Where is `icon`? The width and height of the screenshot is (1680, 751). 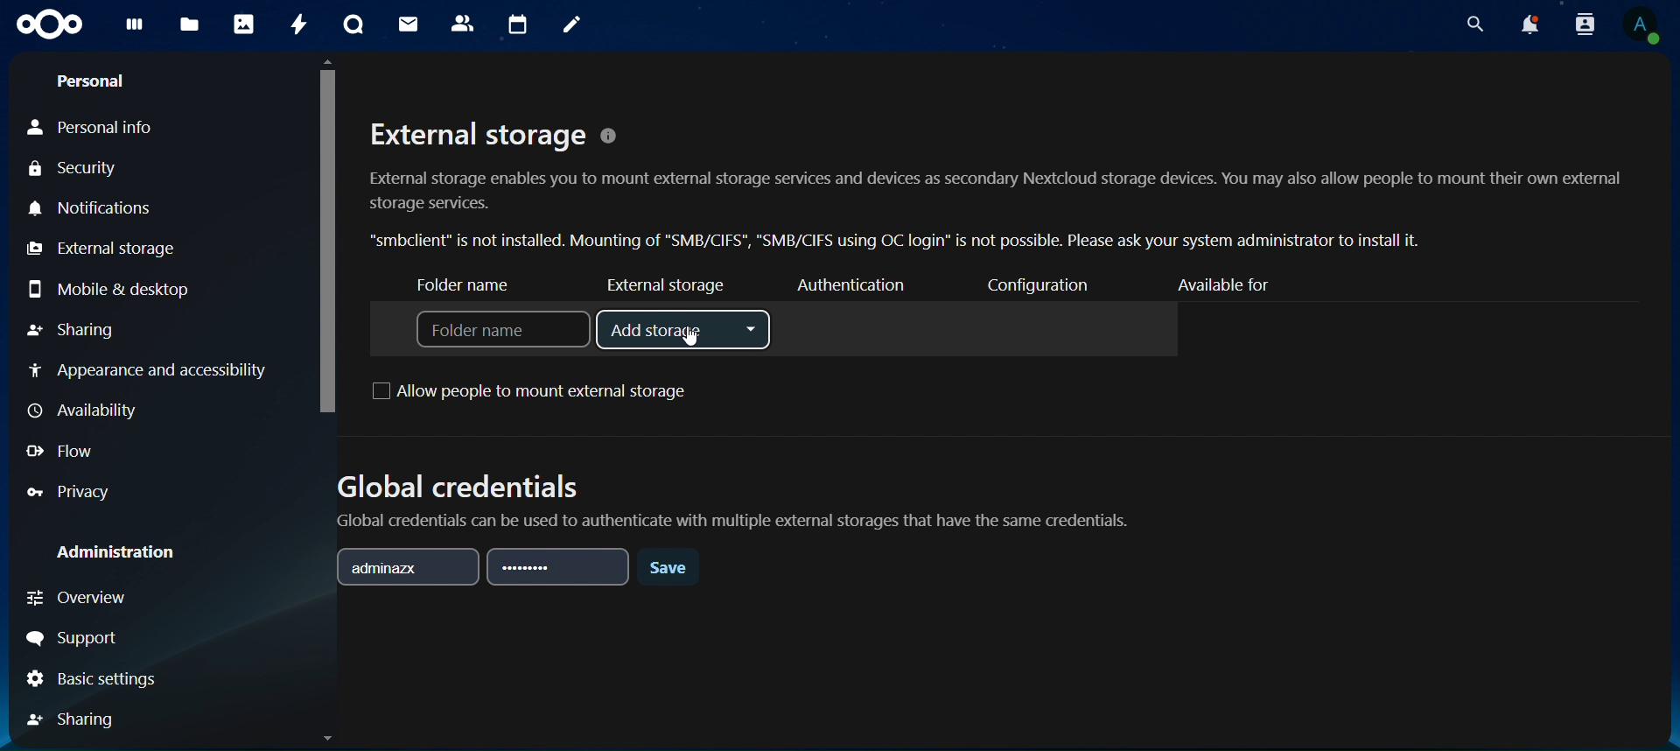 icon is located at coordinates (49, 23).